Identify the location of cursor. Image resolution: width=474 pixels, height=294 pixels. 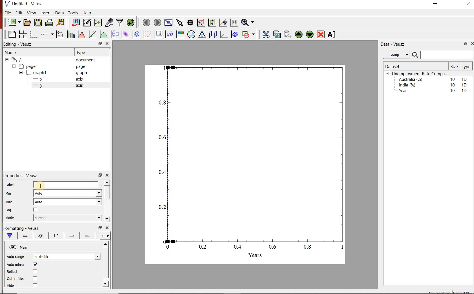
(41, 186).